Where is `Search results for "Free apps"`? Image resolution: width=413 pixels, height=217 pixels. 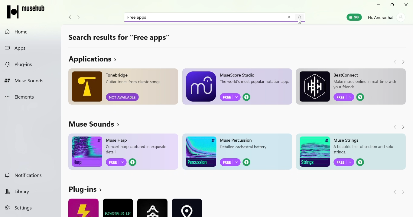 Search results for "Free apps" is located at coordinates (122, 38).